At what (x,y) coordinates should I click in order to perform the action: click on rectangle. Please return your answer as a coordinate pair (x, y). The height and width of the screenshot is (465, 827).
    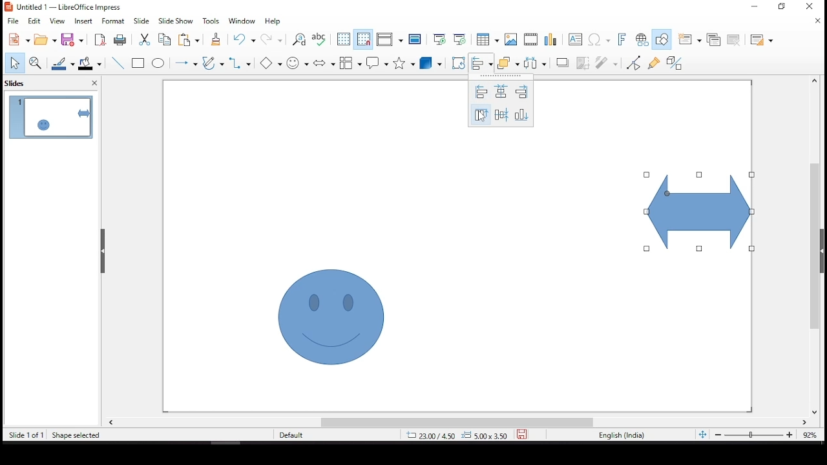
    Looking at the image, I should click on (140, 64).